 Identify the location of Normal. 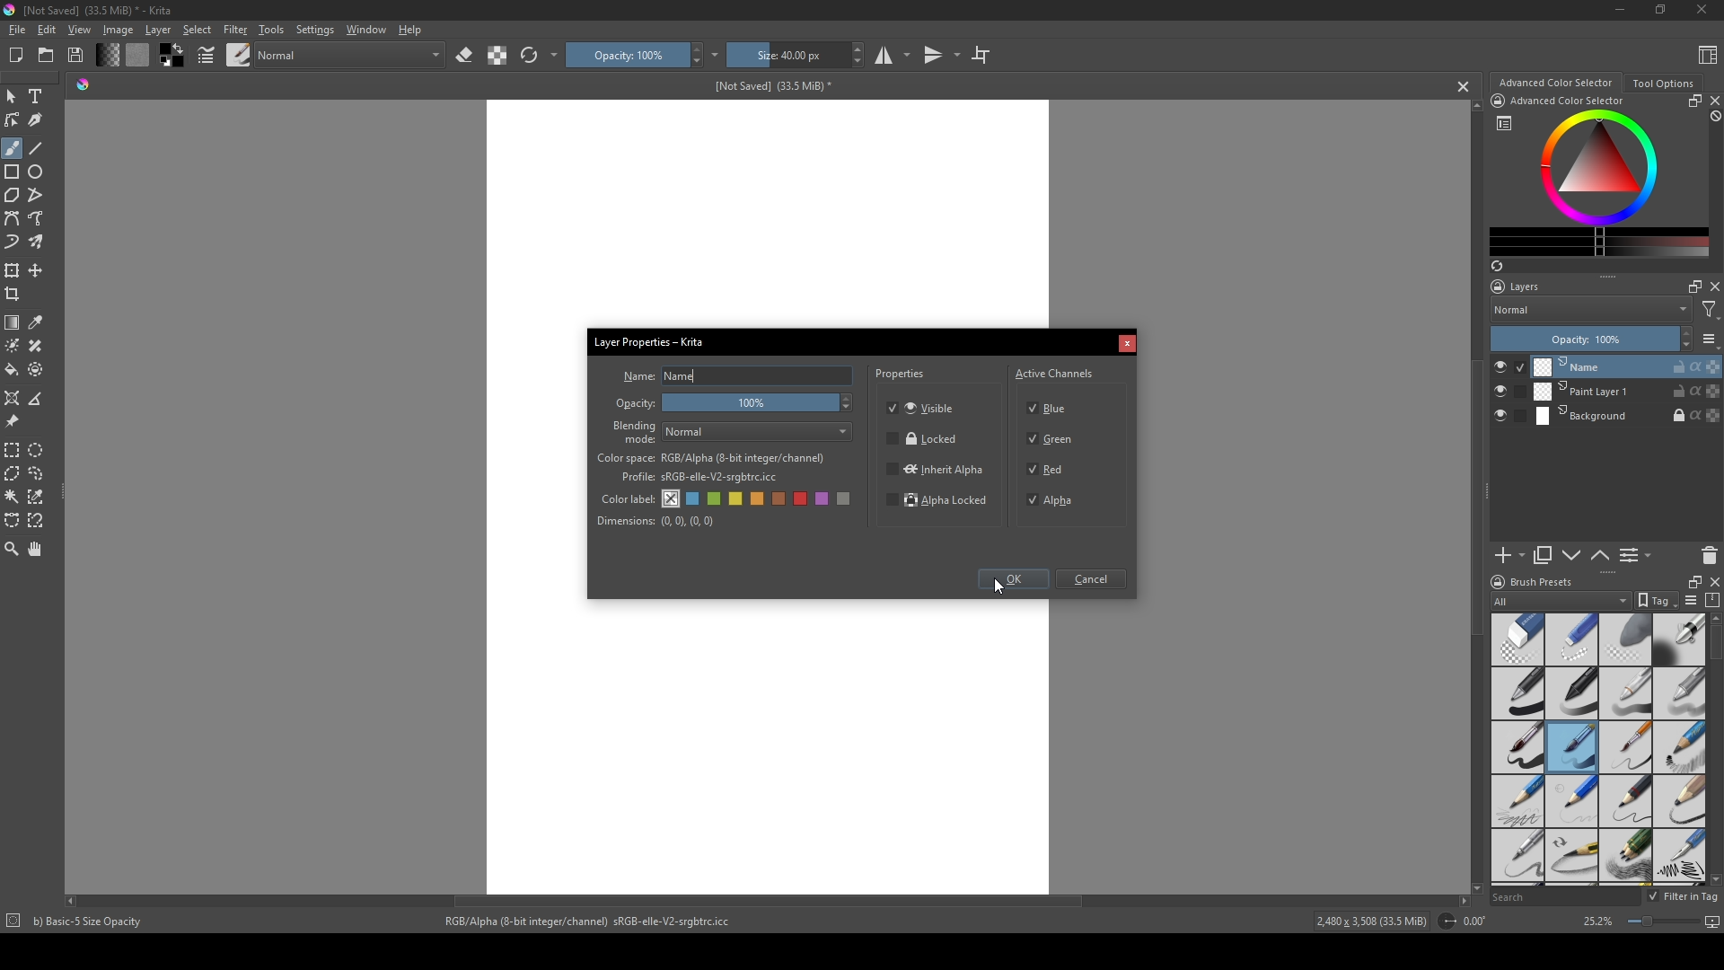
(759, 432).